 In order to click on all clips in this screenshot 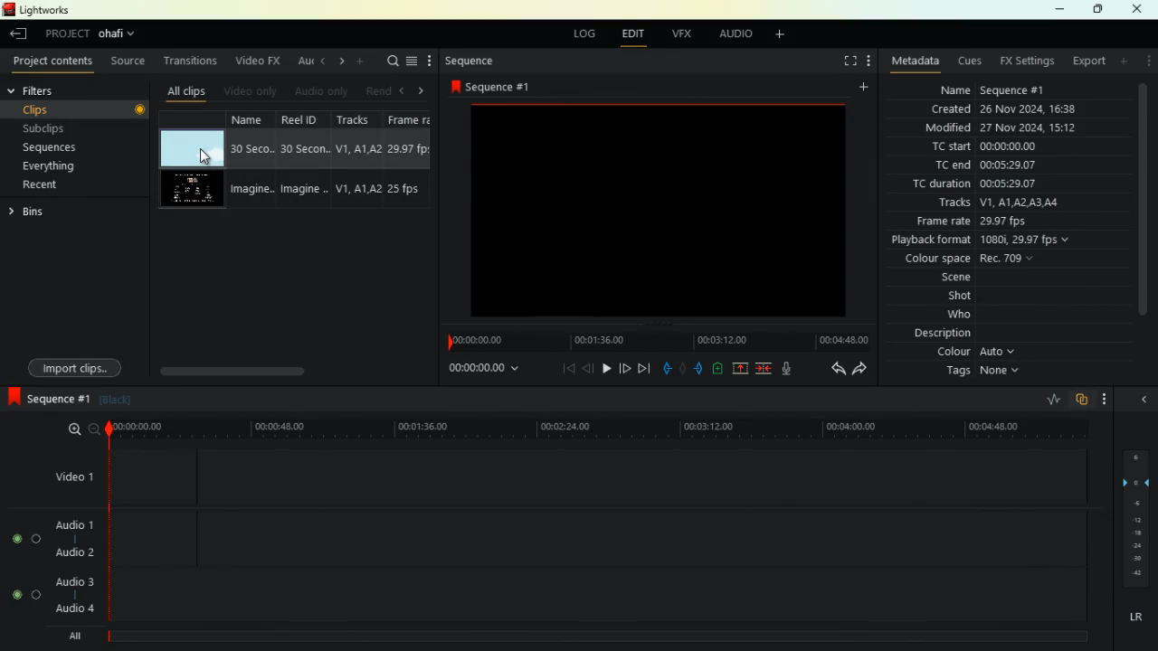, I will do `click(186, 90)`.